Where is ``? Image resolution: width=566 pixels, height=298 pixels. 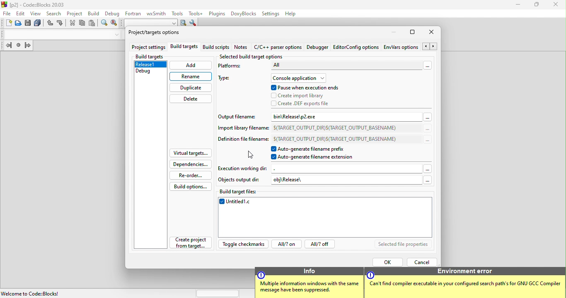
 is located at coordinates (242, 14).